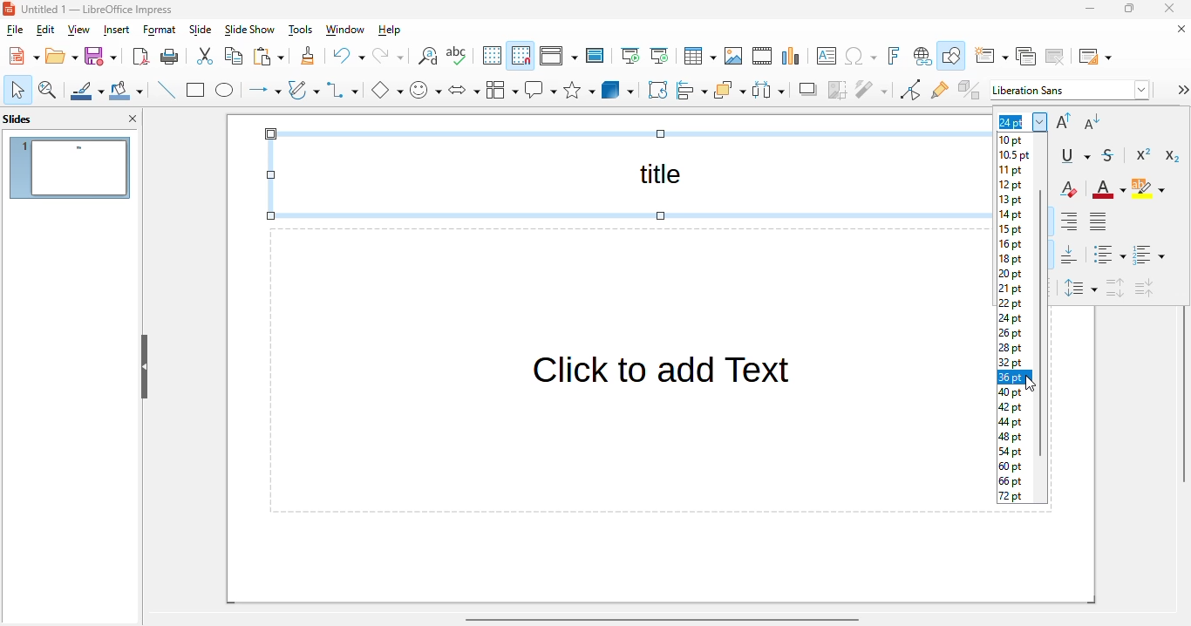  I want to click on basic shapes, so click(387, 90).